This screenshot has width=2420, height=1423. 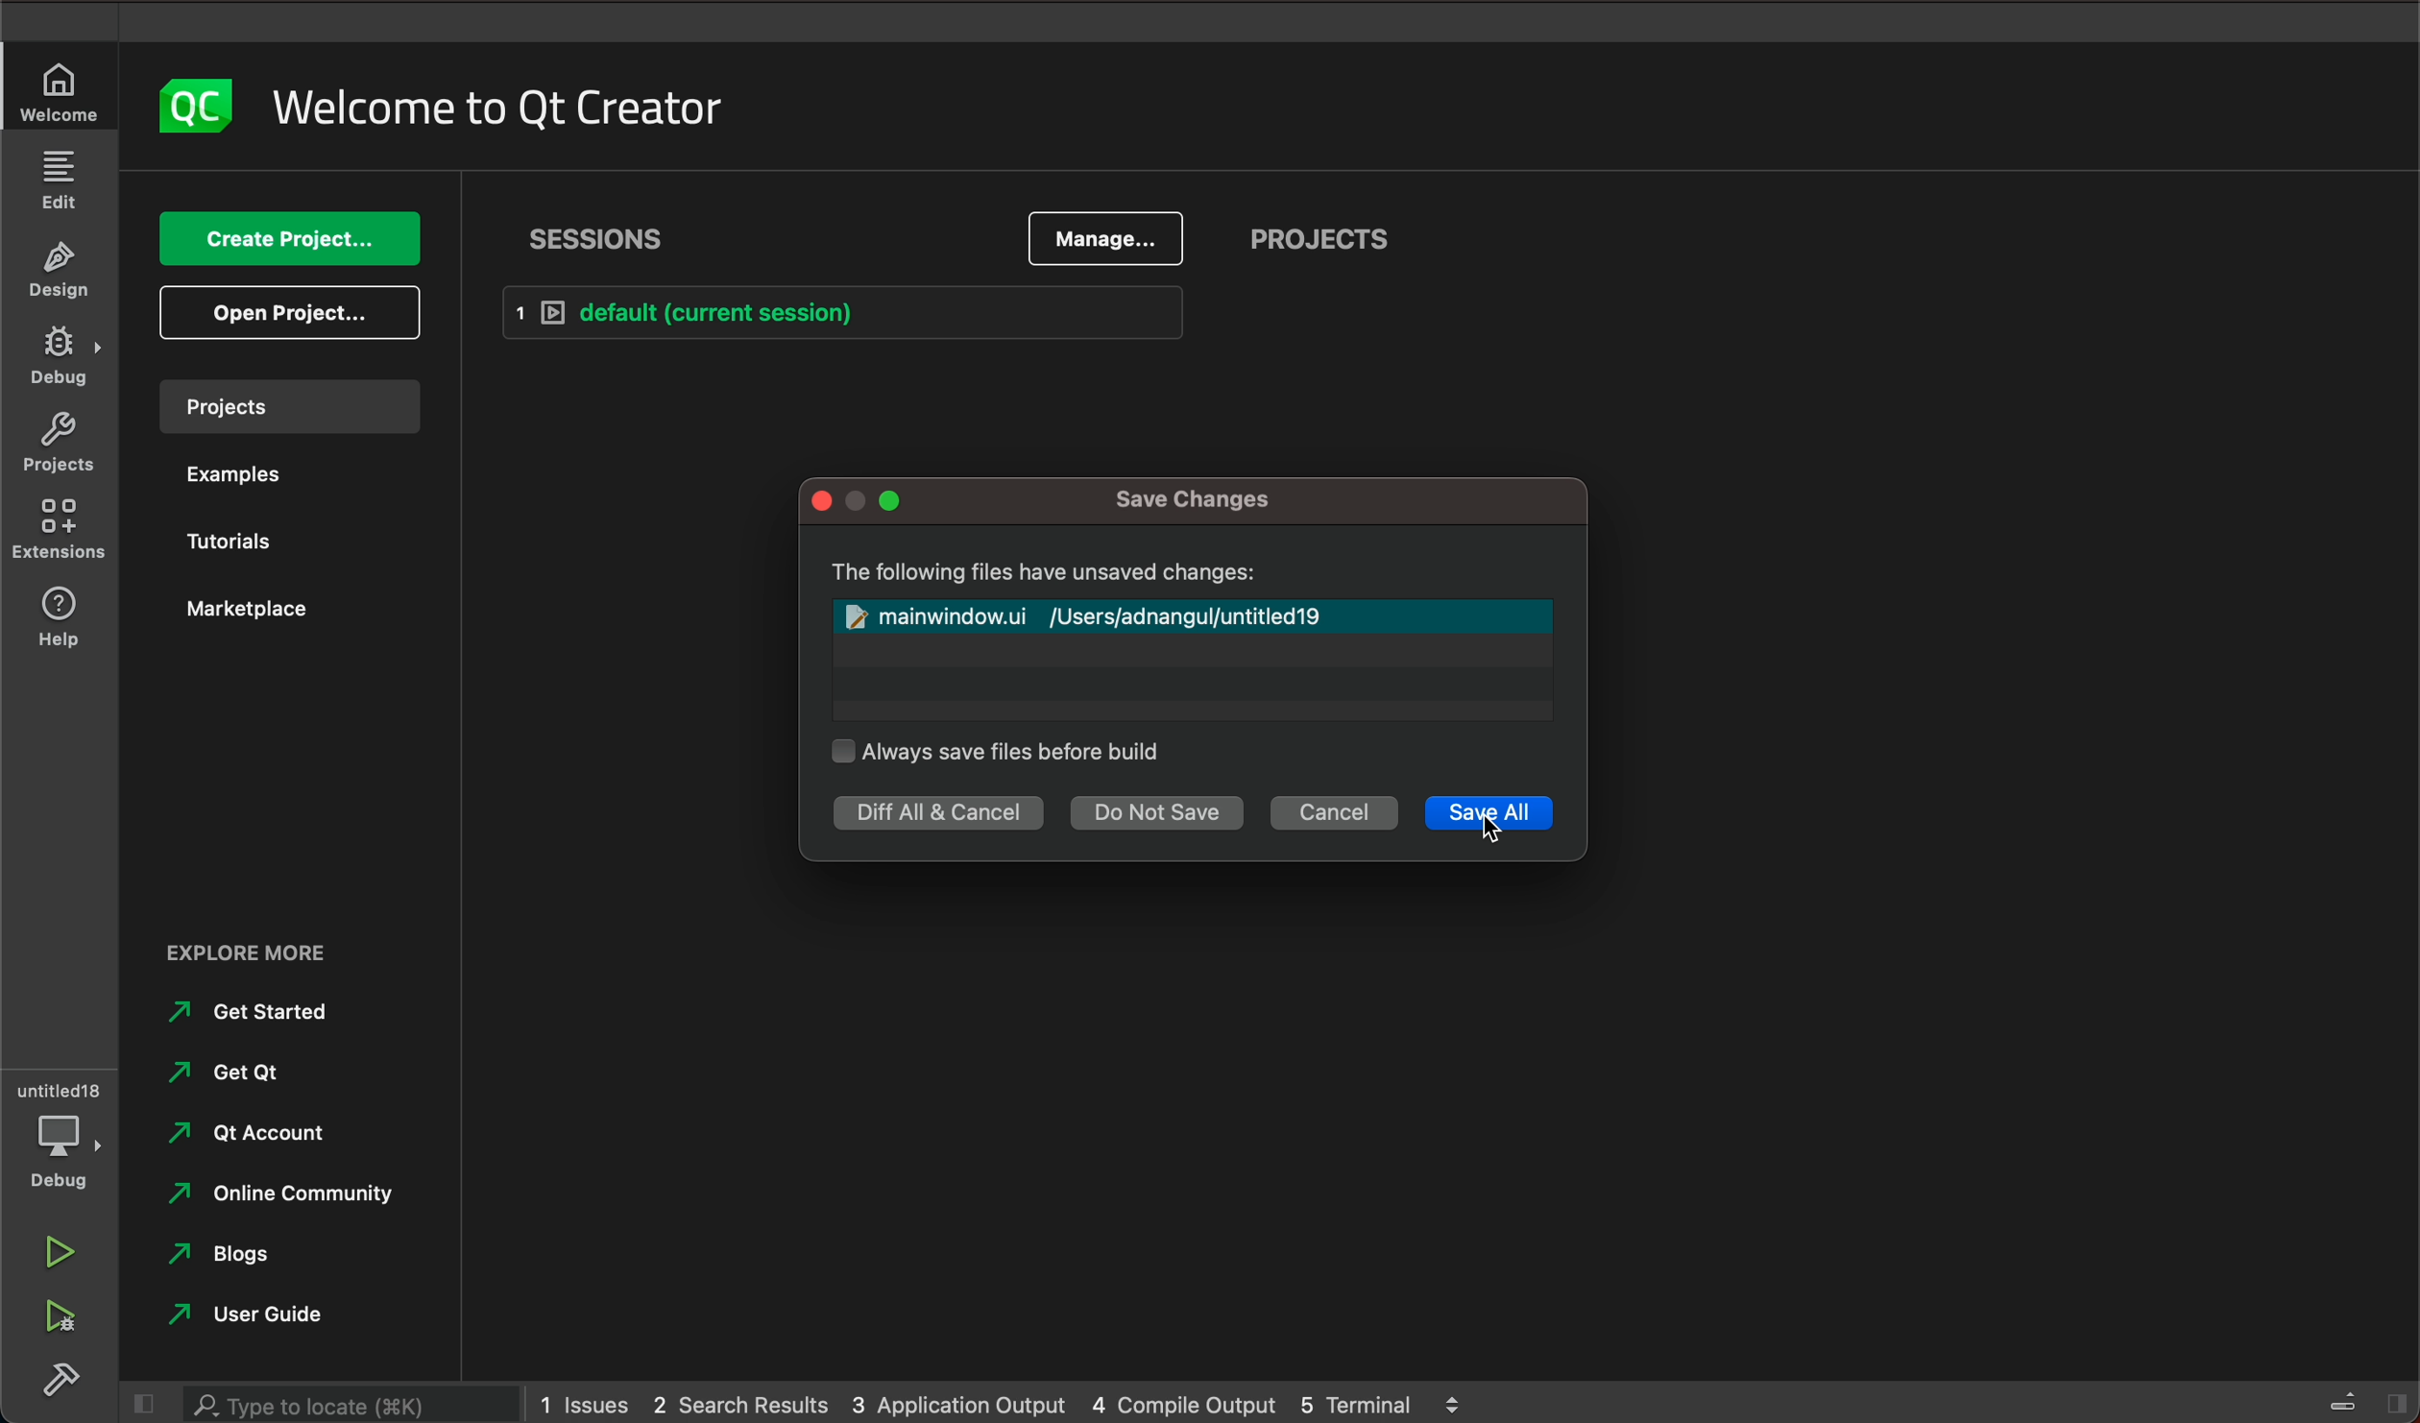 I want to click on 2 search result, so click(x=738, y=1406).